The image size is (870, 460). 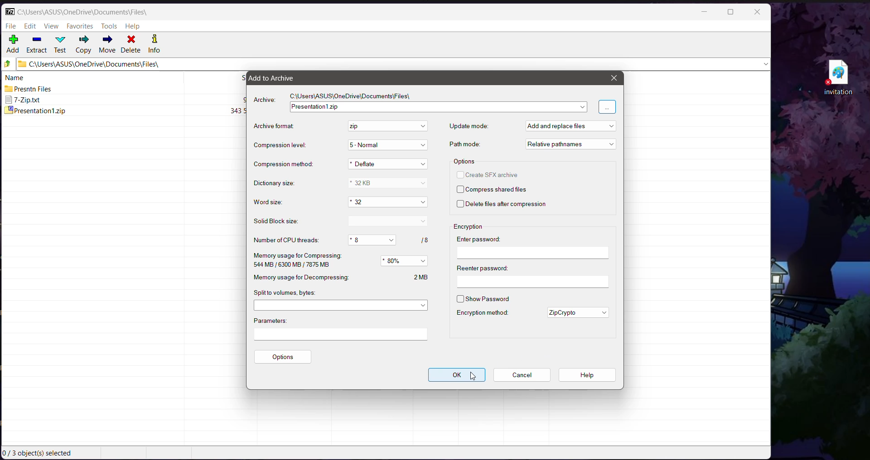 What do you see at coordinates (532, 275) in the screenshot?
I see `Reenter password` at bounding box center [532, 275].